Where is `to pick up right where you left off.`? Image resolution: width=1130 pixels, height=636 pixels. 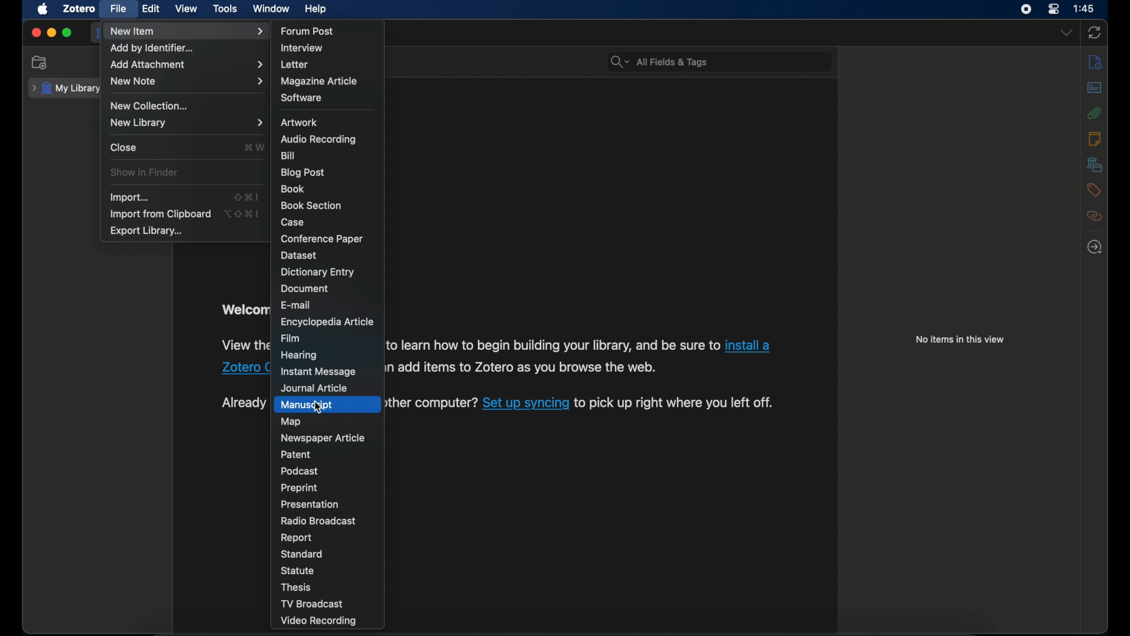 to pick up right where you left off. is located at coordinates (676, 402).